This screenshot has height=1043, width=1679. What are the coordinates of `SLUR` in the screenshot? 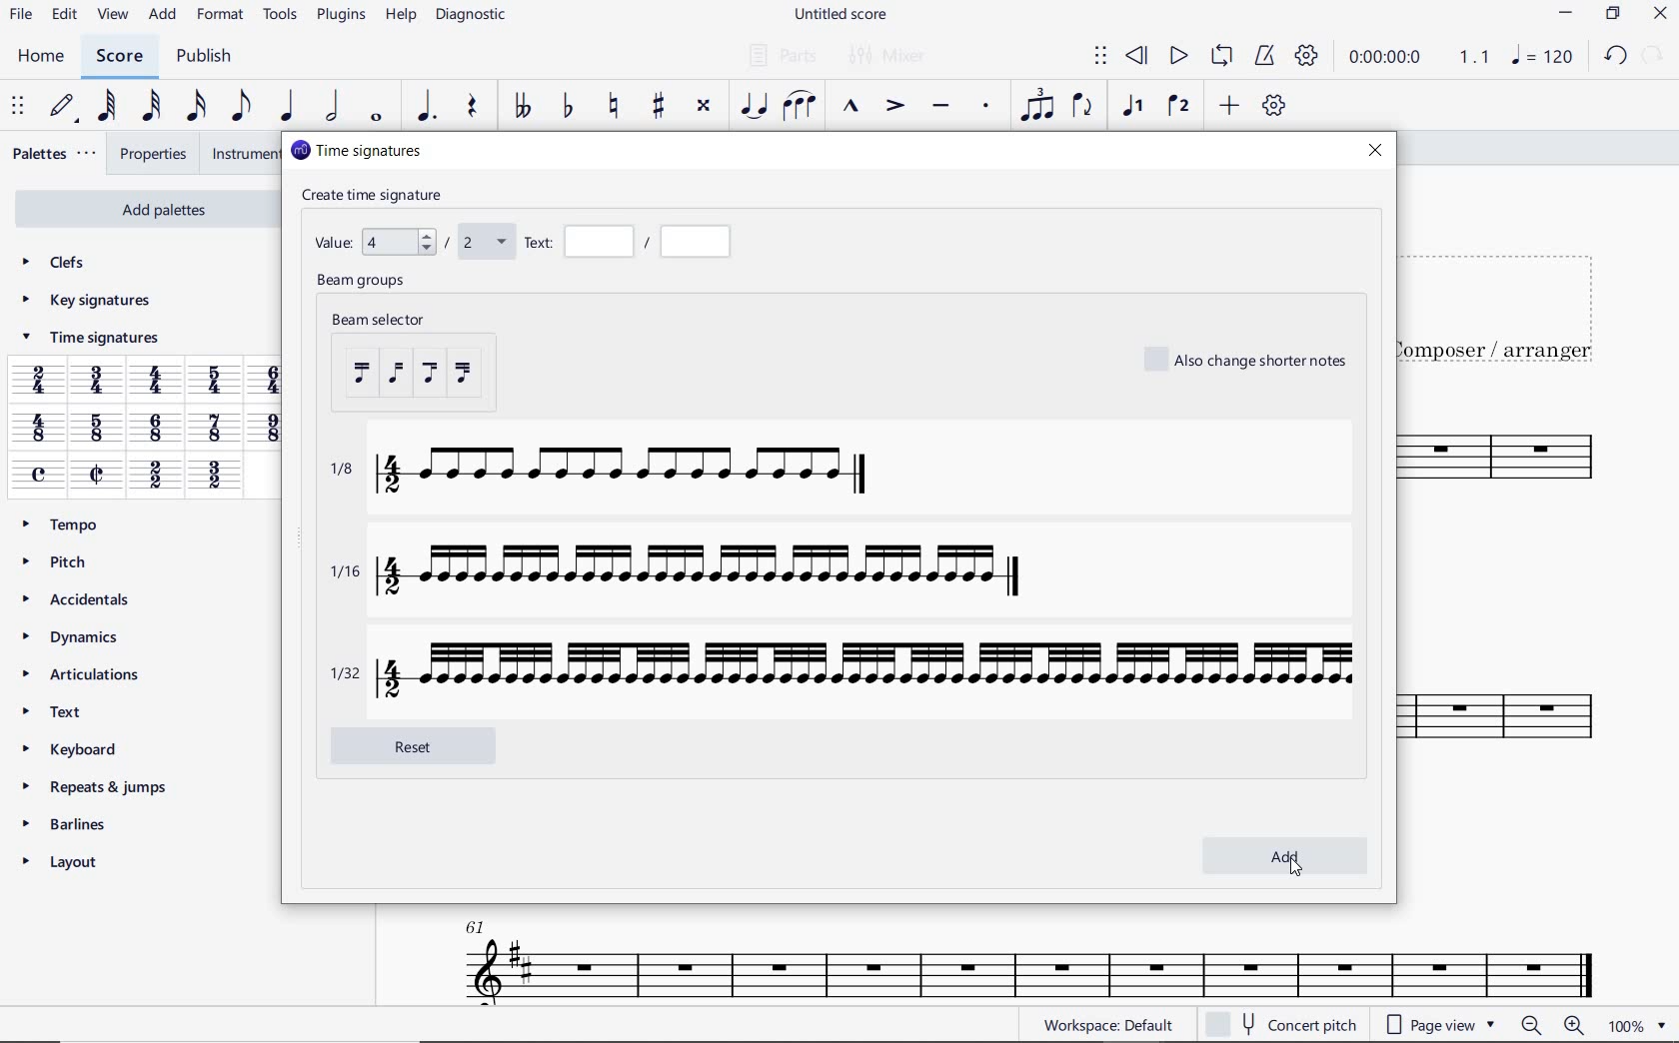 It's located at (799, 106).